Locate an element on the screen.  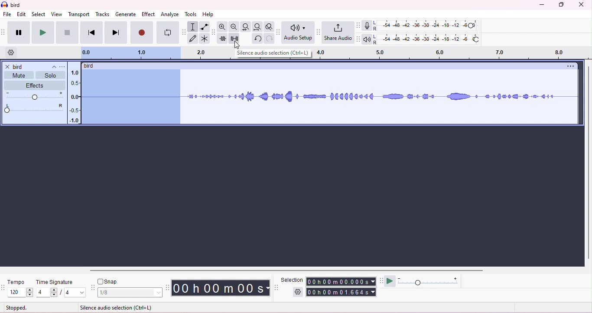
minimize is located at coordinates (540, 6).